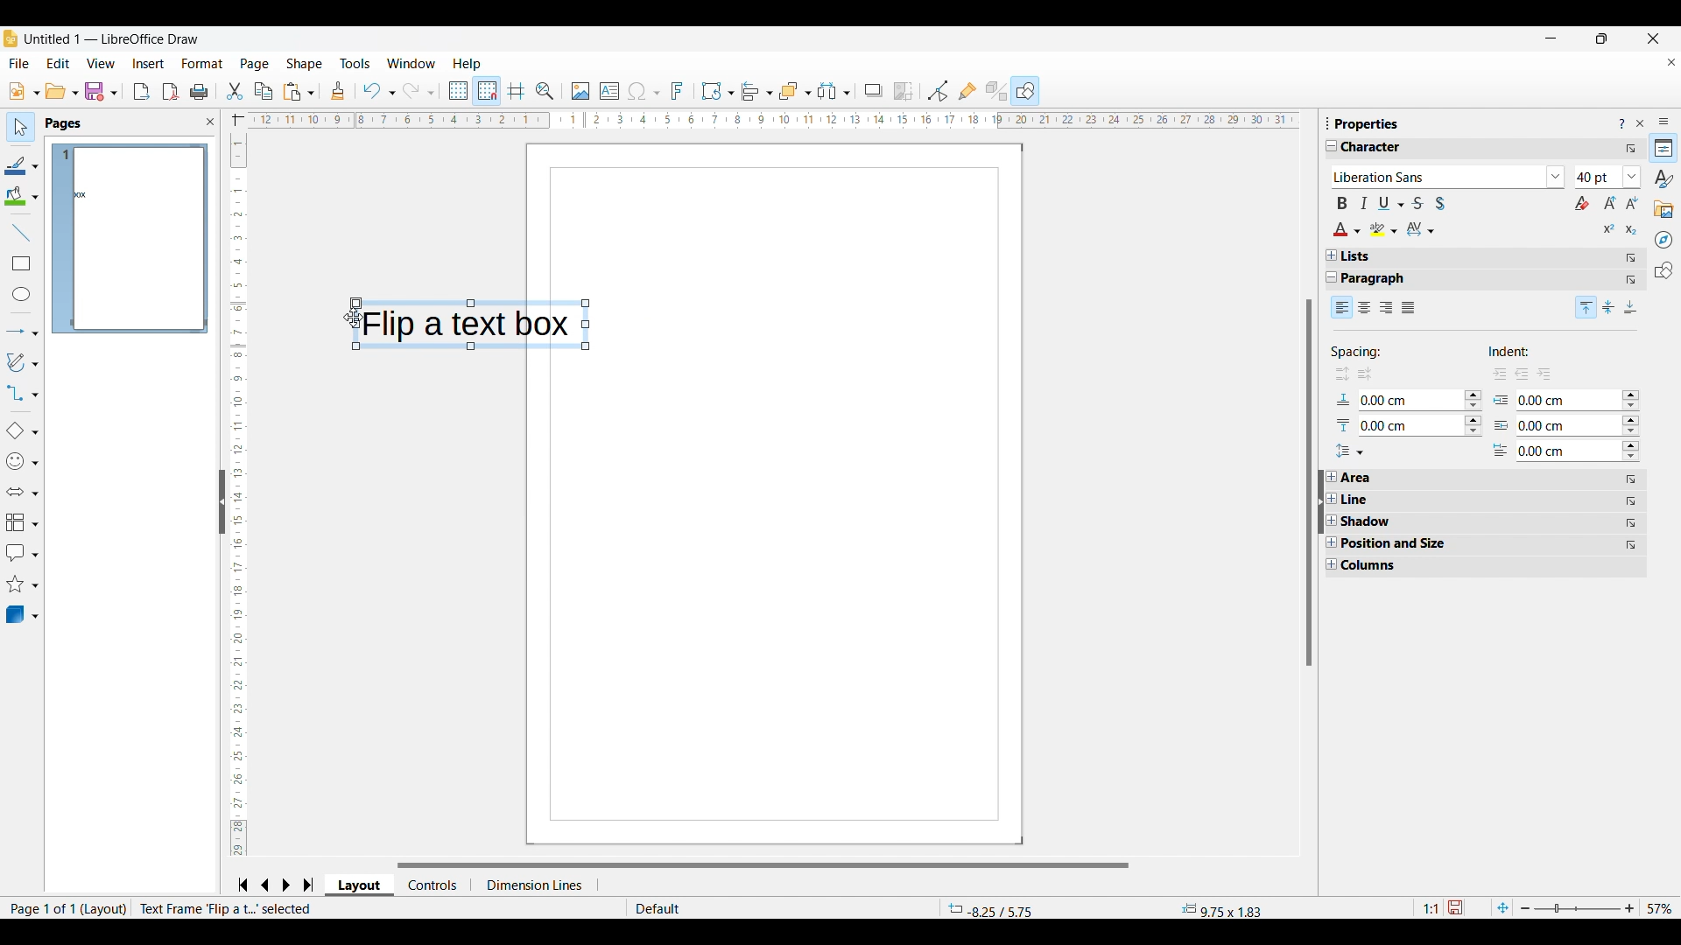 This screenshot has height=945, width=1681. I want to click on Paste, so click(299, 92).